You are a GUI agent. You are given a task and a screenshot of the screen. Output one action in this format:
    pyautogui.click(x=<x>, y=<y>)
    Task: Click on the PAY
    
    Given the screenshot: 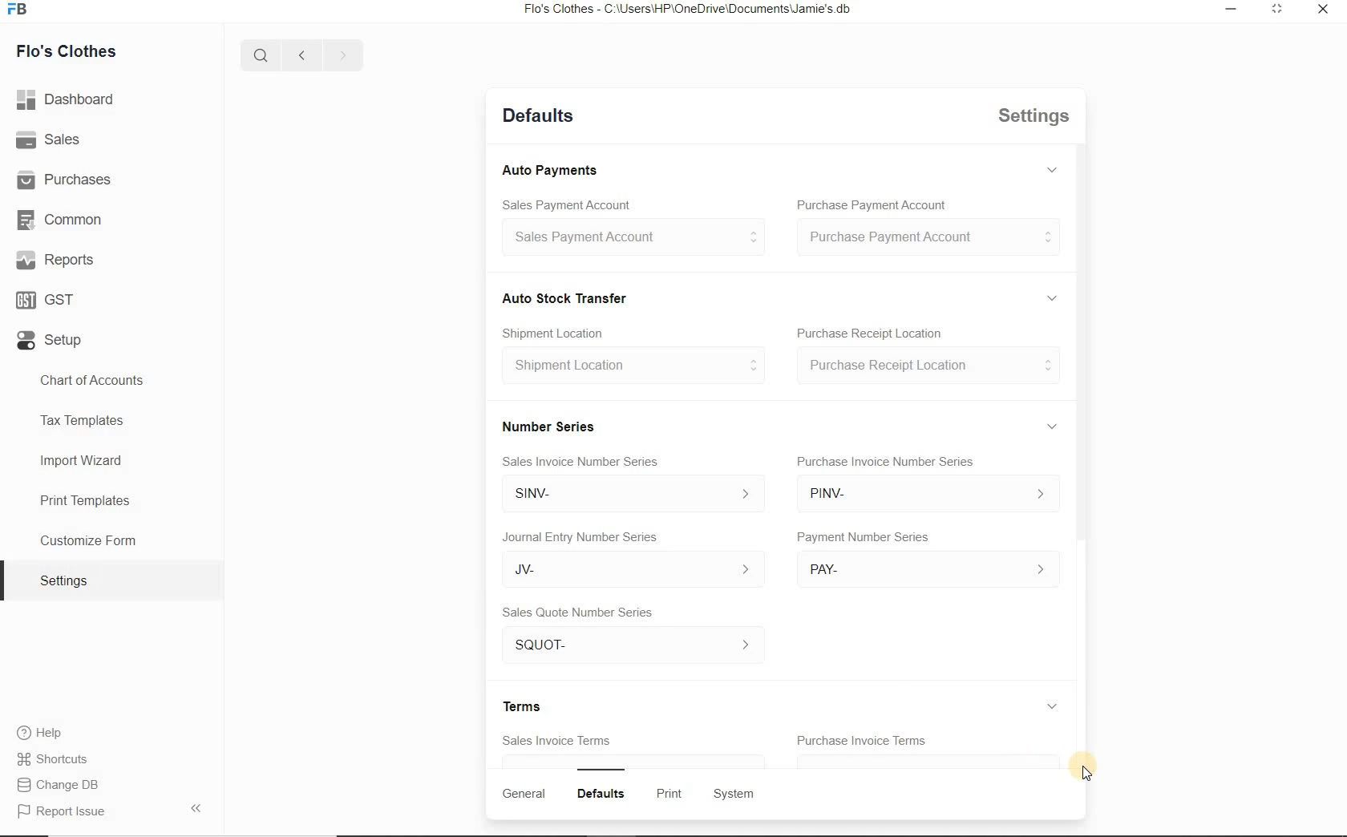 What is the action you would take?
    pyautogui.click(x=925, y=573)
    